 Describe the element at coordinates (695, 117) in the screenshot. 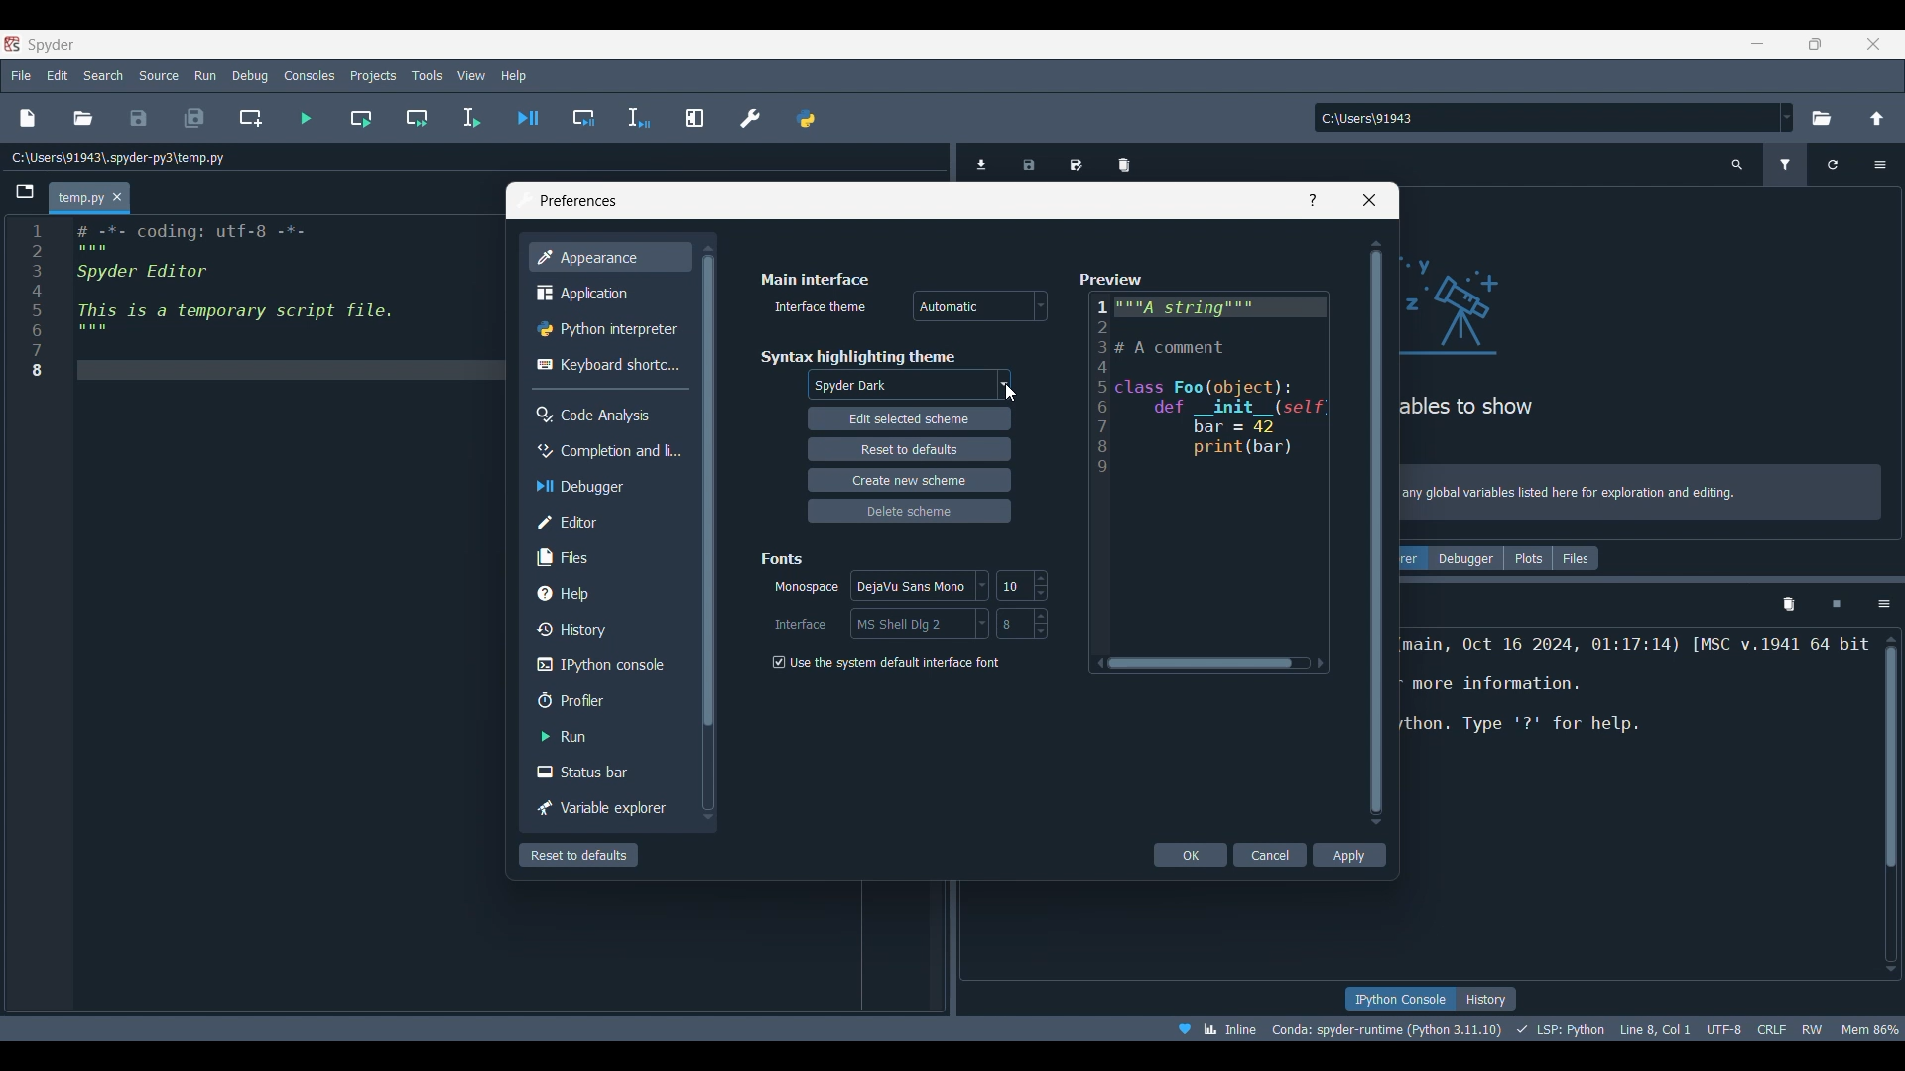

I see `Maximize current pane` at that location.